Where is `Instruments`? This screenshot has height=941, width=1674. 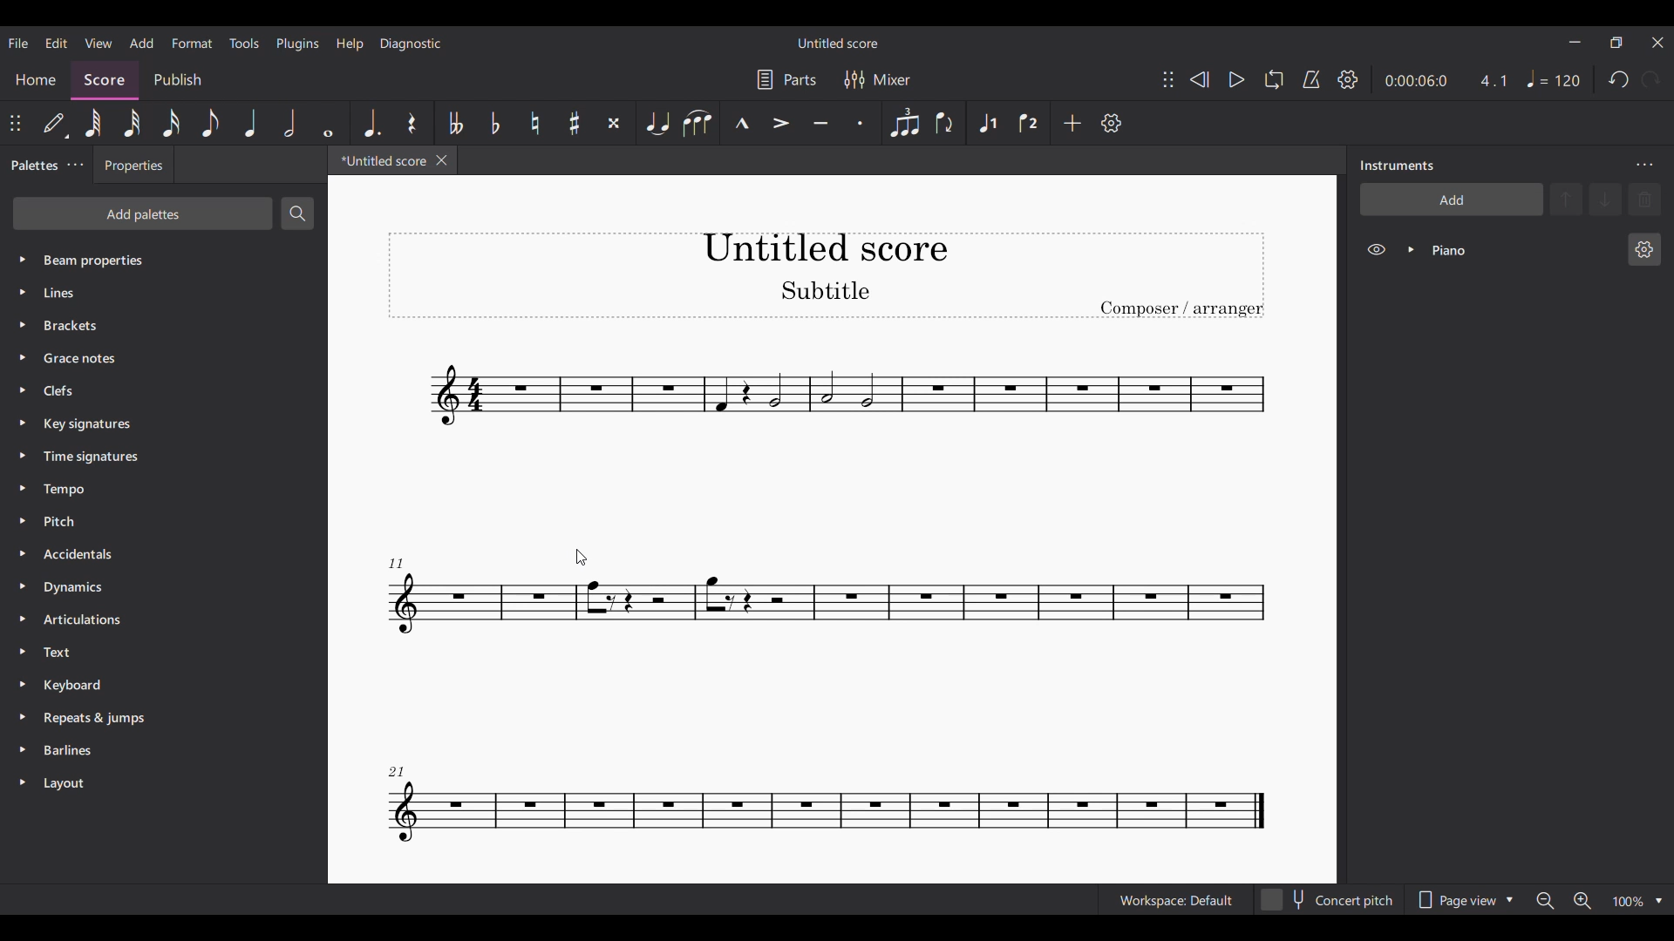 Instruments is located at coordinates (1397, 166).